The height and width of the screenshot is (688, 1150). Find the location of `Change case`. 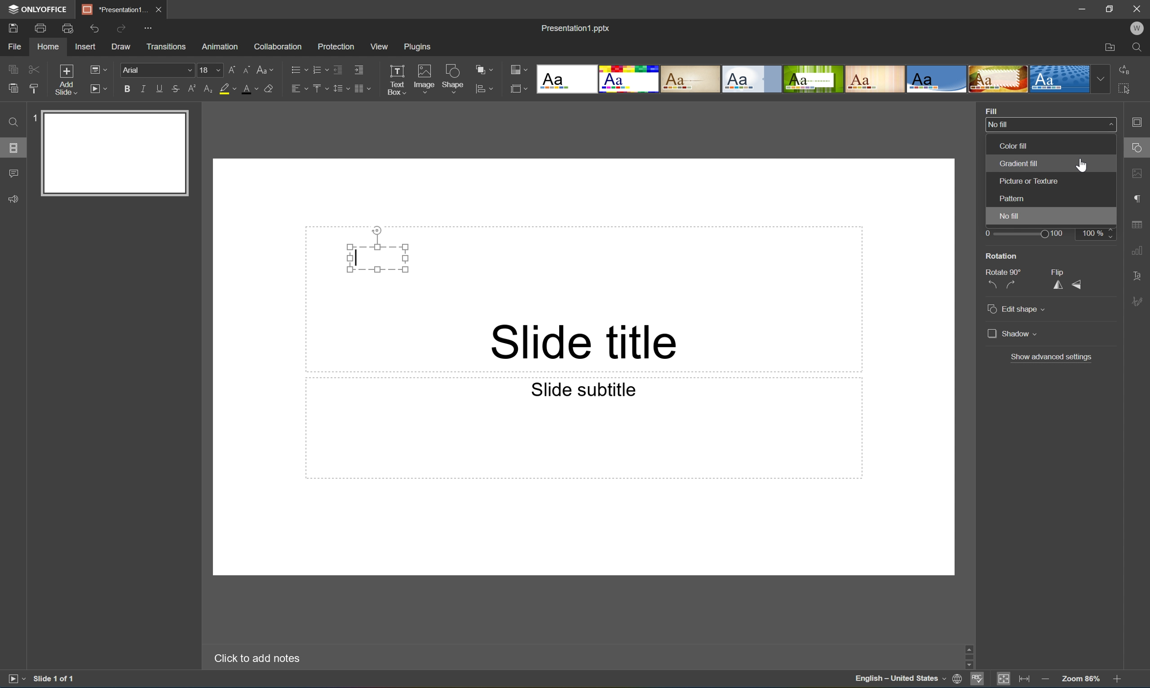

Change case is located at coordinates (265, 67).